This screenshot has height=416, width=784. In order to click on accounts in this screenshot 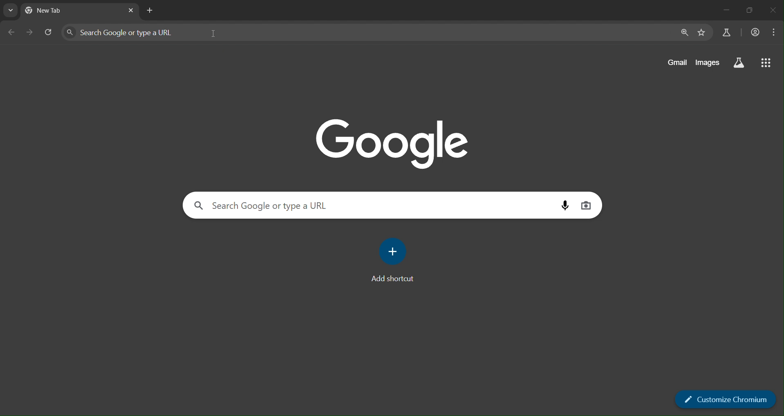, I will do `click(756, 32)`.